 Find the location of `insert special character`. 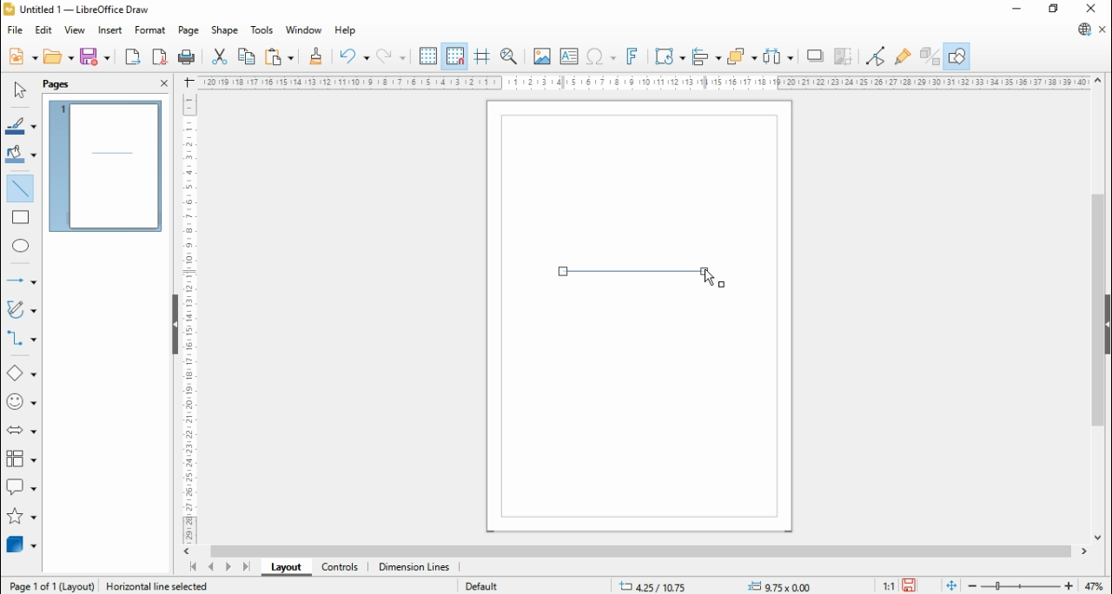

insert special character is located at coordinates (599, 56).